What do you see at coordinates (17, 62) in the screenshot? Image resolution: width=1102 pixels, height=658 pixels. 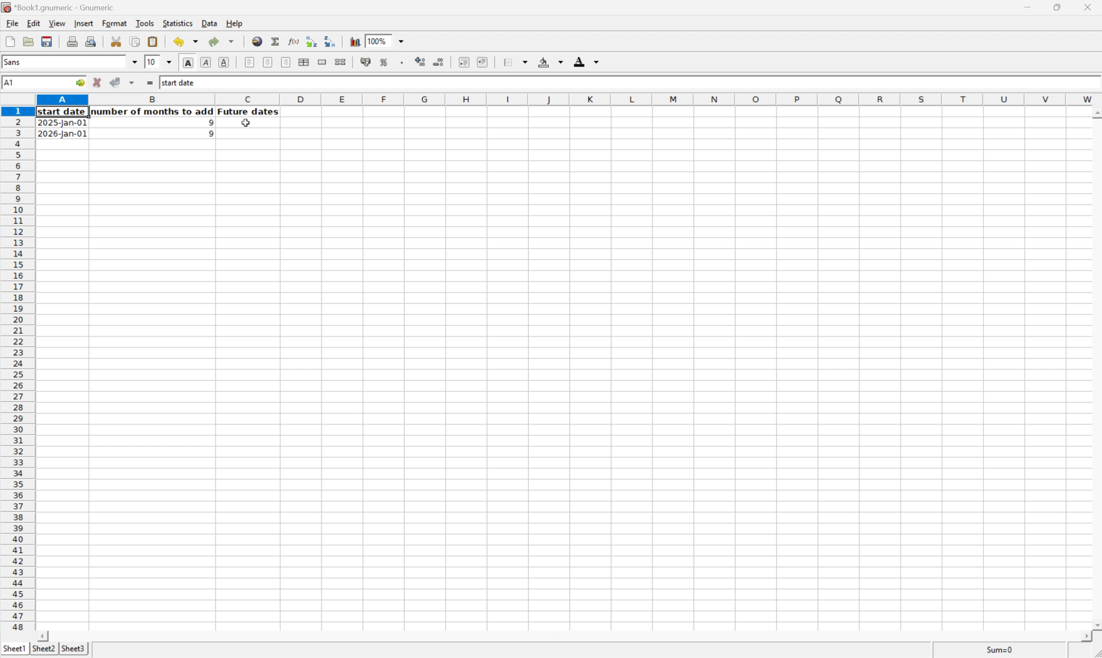 I see `Sans` at bounding box center [17, 62].